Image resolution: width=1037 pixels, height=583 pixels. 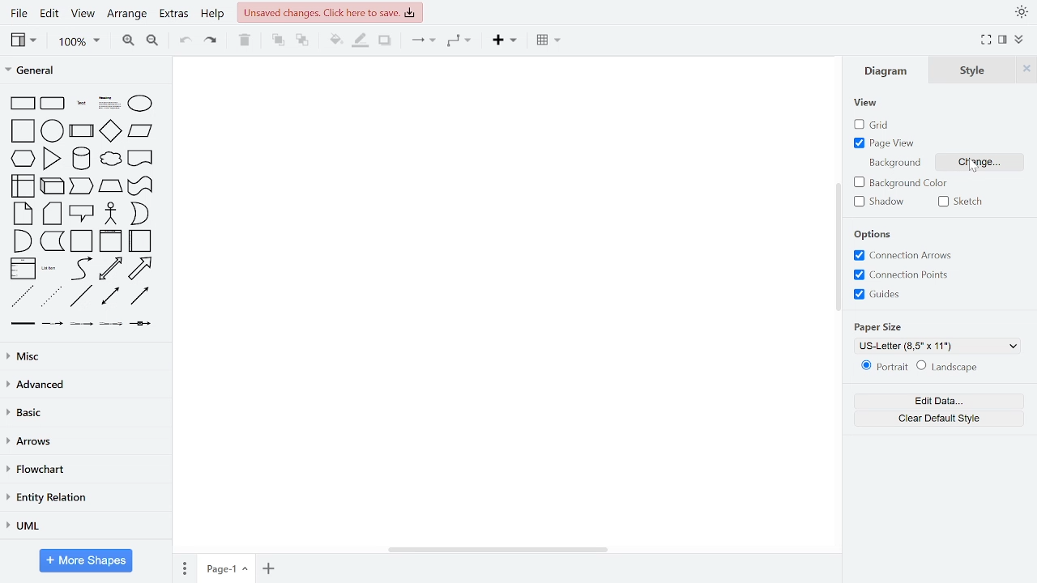 I want to click on general shapes, so click(x=51, y=324).